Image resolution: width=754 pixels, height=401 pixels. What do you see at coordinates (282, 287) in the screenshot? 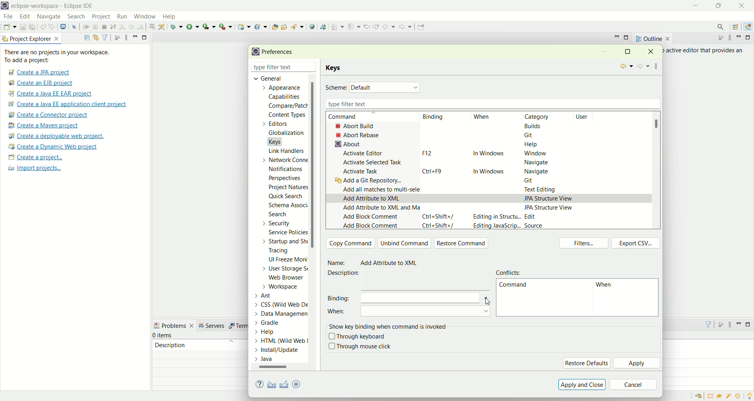
I see `workspace` at bounding box center [282, 287].